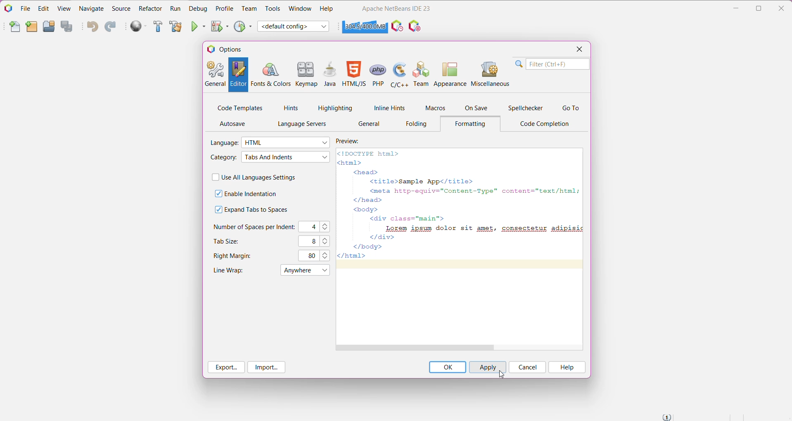  What do you see at coordinates (311, 241) in the screenshot?
I see `8` at bounding box center [311, 241].